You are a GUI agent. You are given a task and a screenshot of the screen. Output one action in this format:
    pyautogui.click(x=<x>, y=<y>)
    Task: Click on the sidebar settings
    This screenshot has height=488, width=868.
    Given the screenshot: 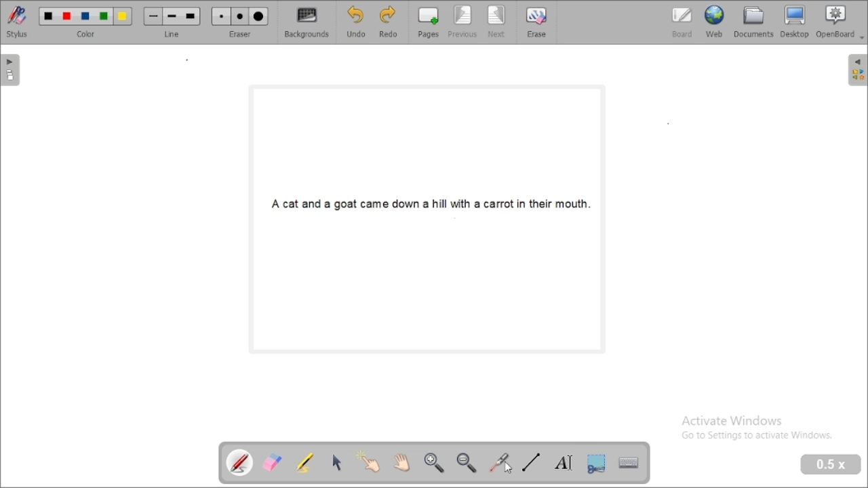 What is the action you would take?
    pyautogui.click(x=856, y=70)
    